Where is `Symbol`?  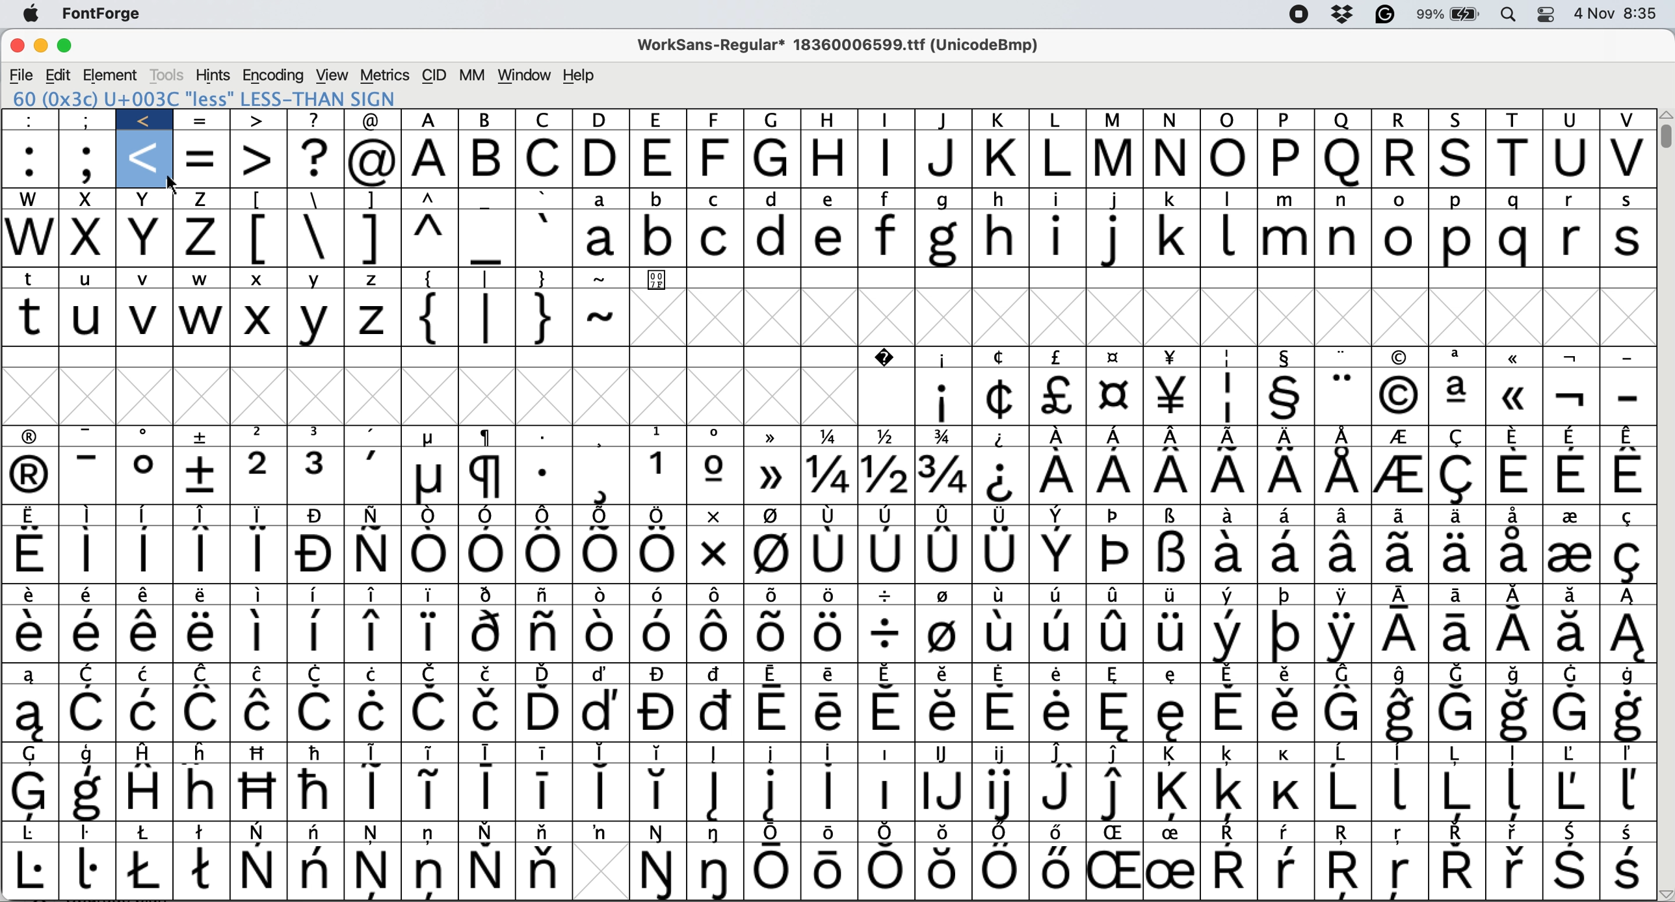 Symbol is located at coordinates (830, 476).